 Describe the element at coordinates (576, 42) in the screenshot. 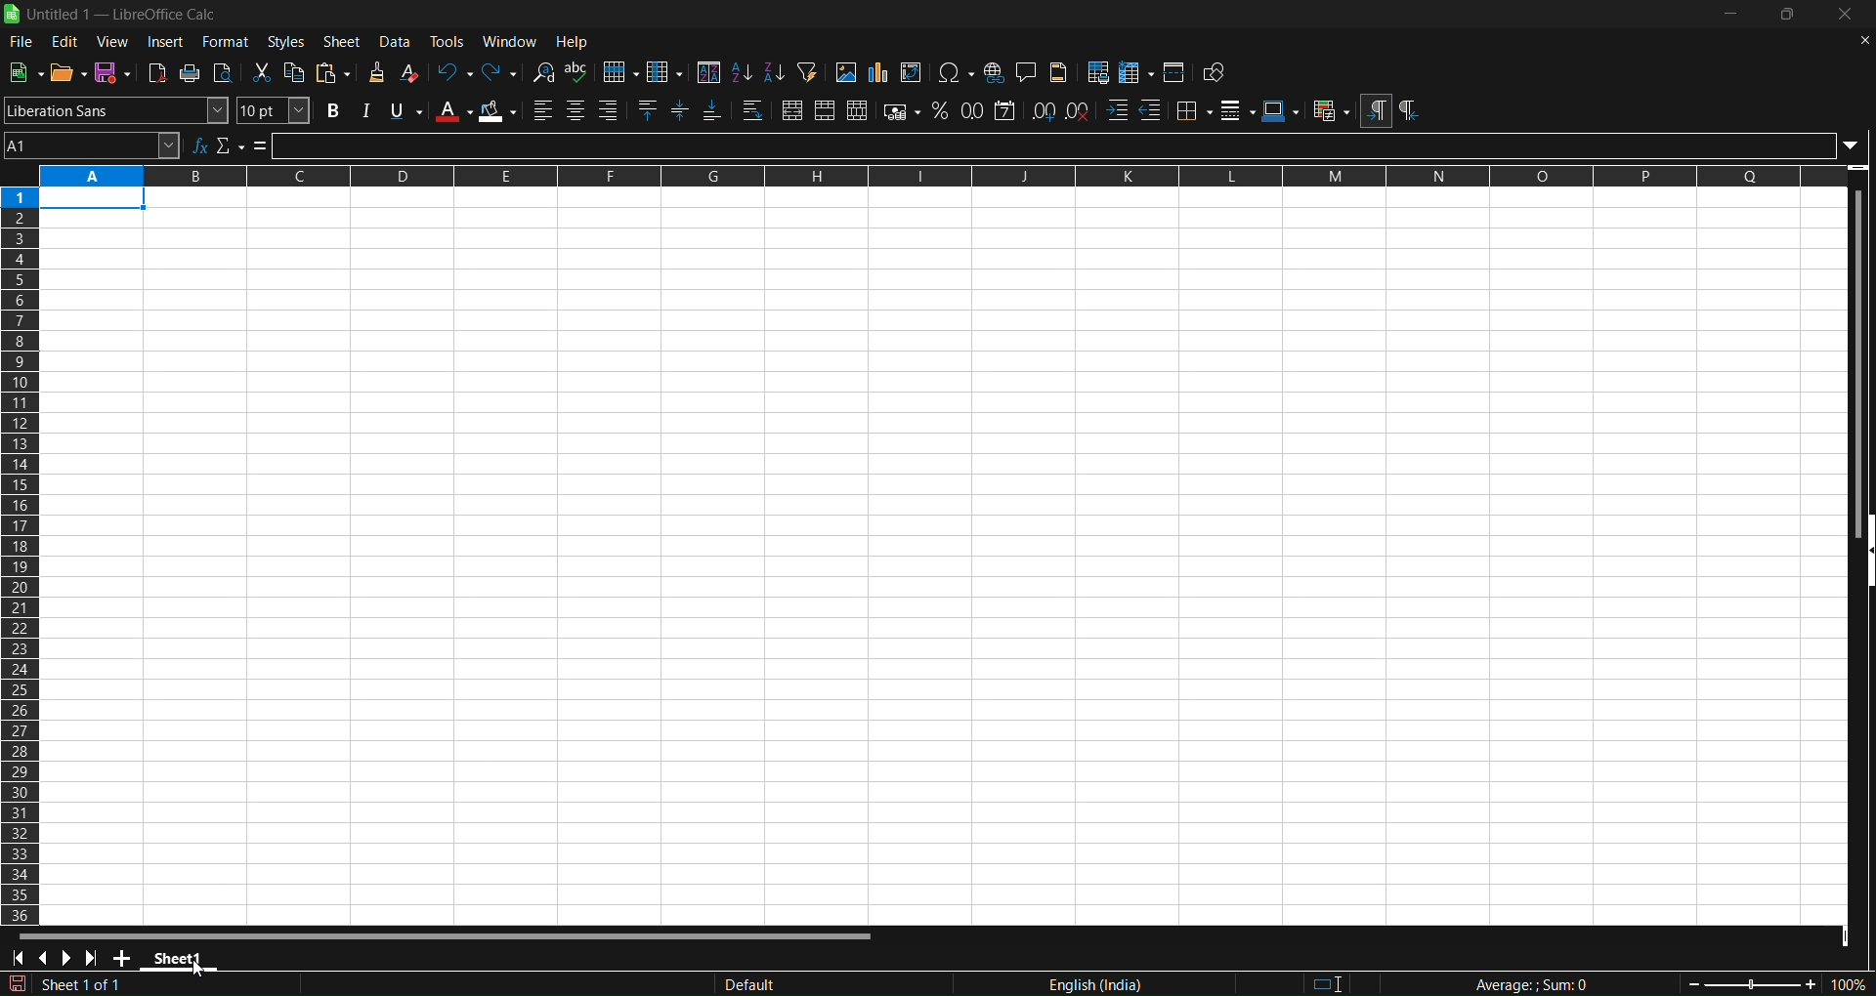

I see `help` at that location.